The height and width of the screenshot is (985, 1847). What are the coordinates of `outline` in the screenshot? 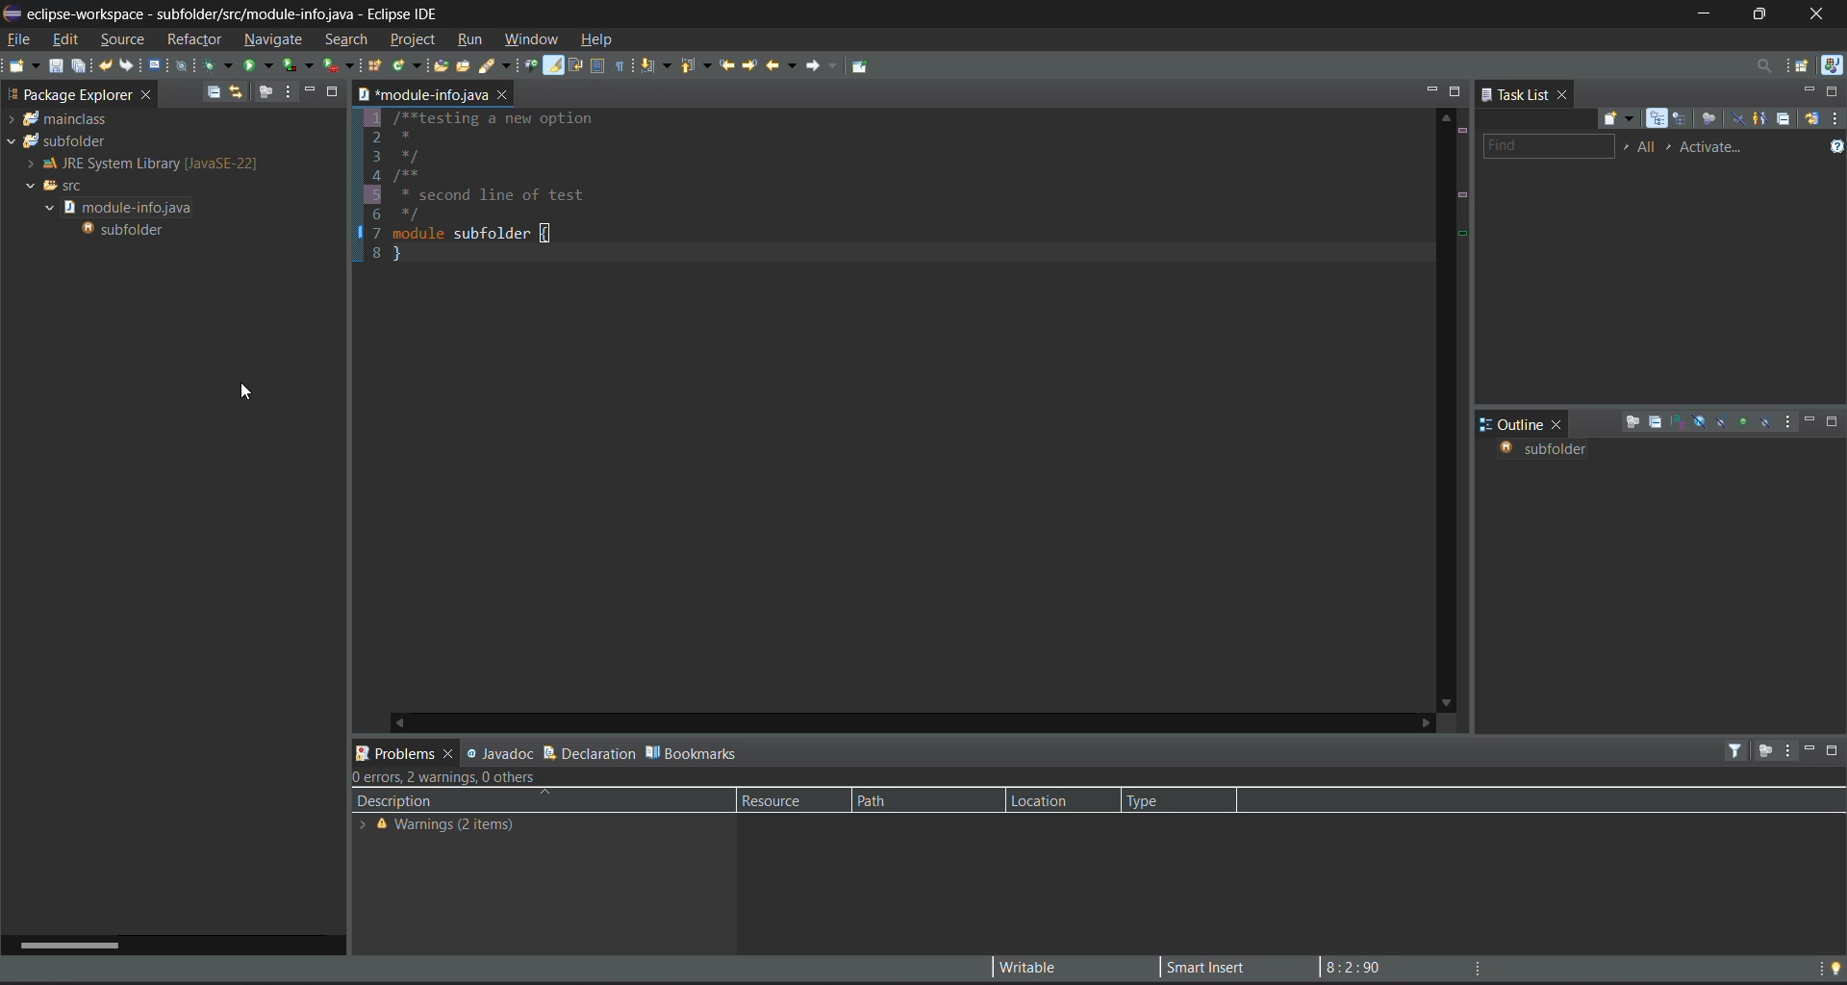 It's located at (1512, 424).